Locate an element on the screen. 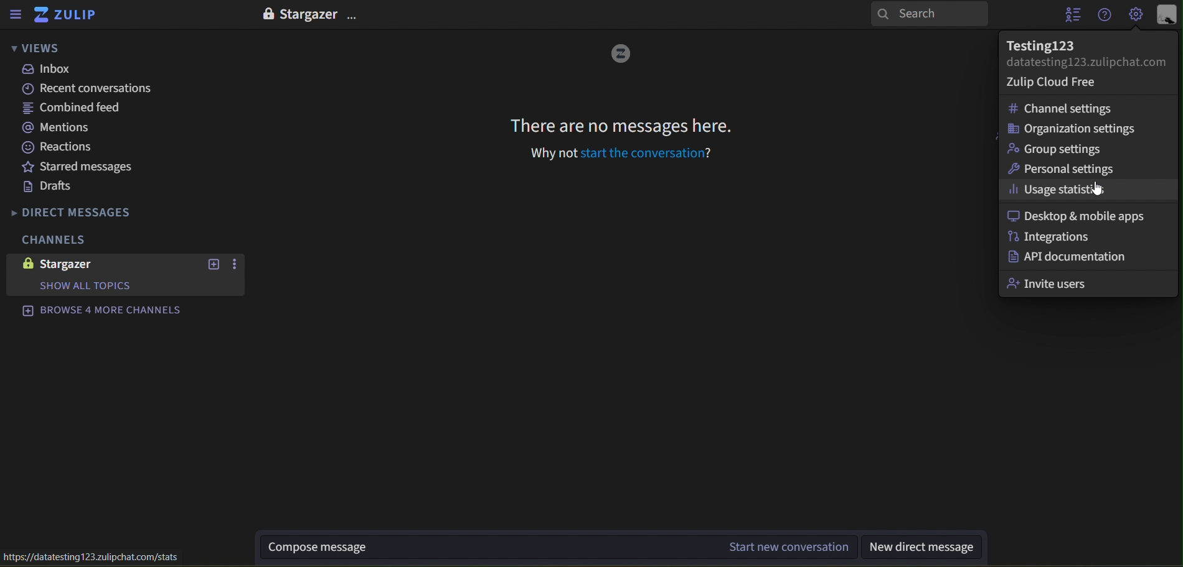  direct messages is located at coordinates (94, 211).